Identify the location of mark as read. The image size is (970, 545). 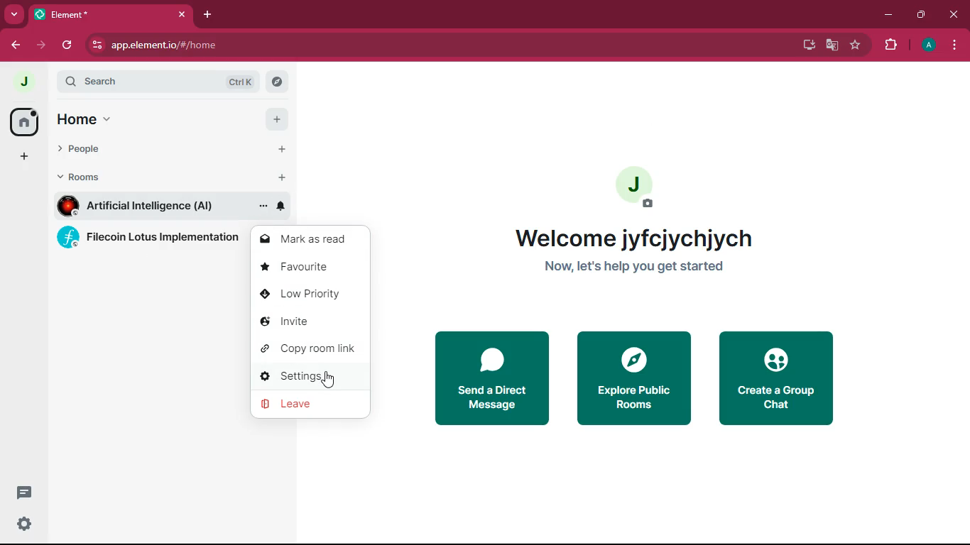
(310, 240).